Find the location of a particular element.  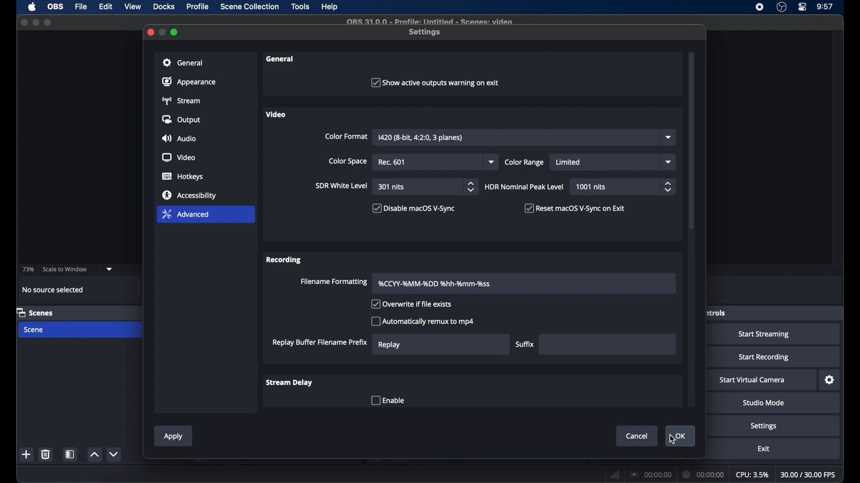

no source selected is located at coordinates (53, 290).